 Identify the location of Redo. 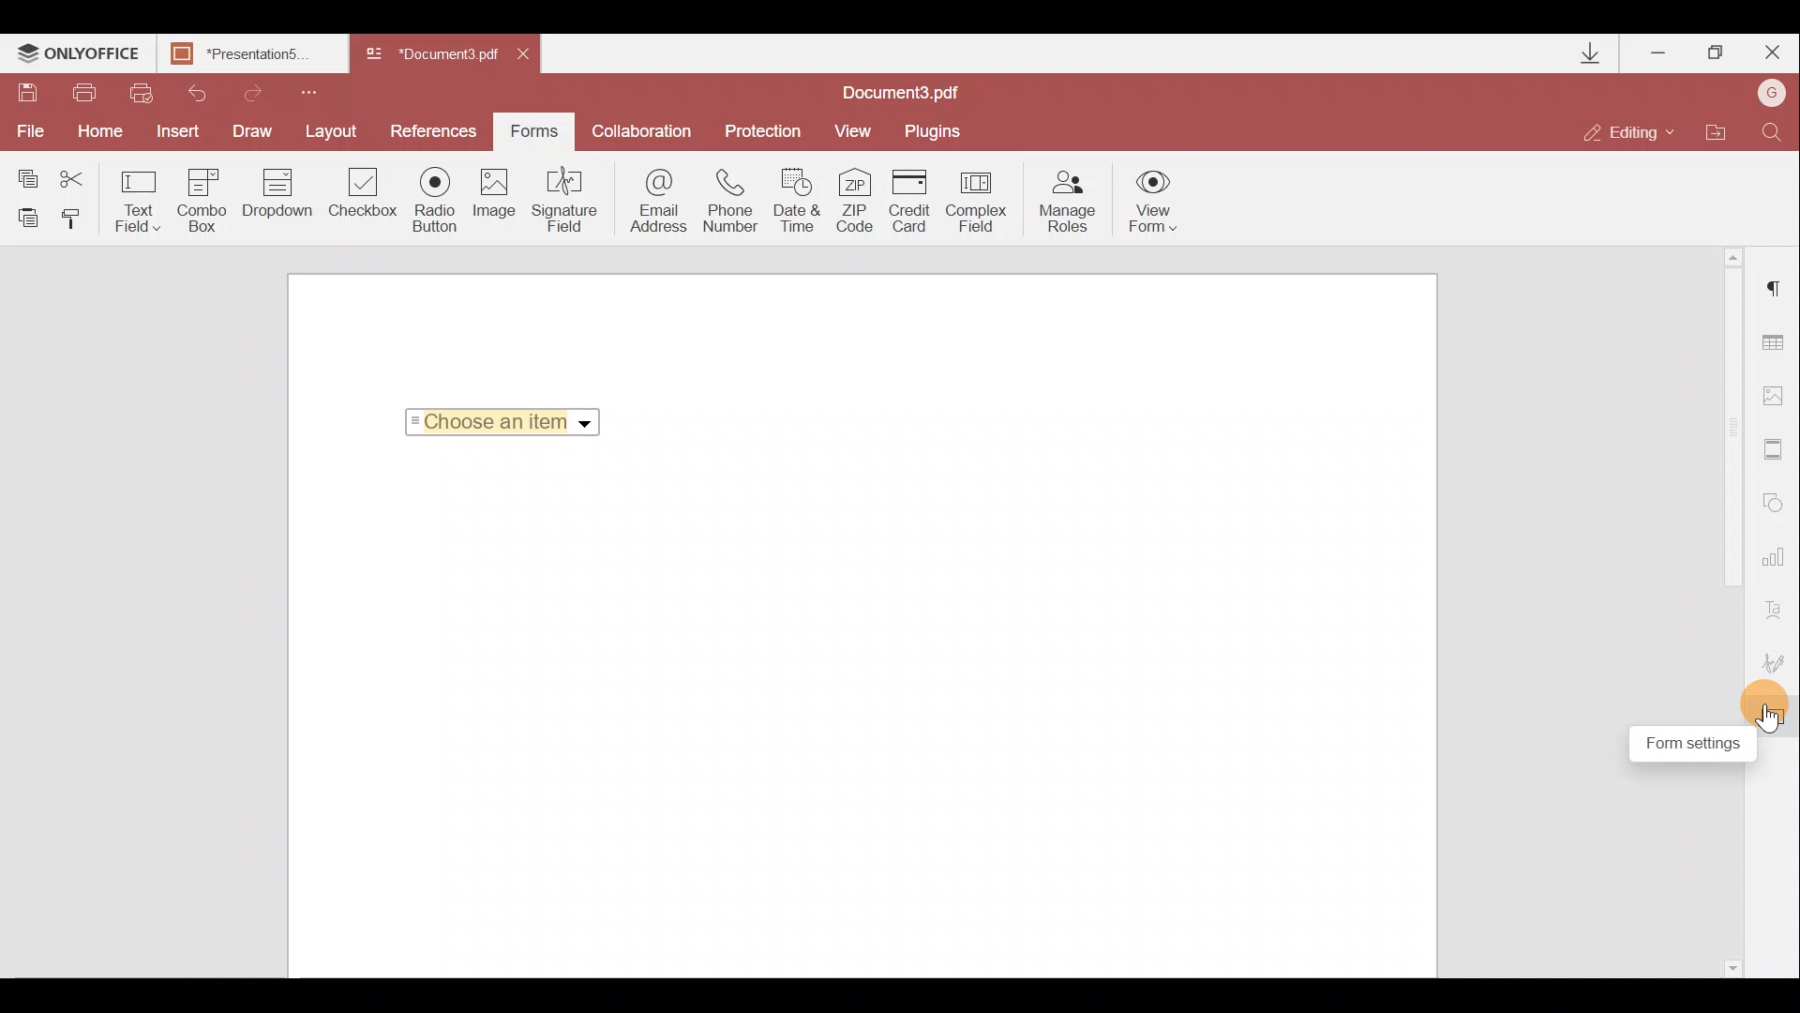
(244, 90).